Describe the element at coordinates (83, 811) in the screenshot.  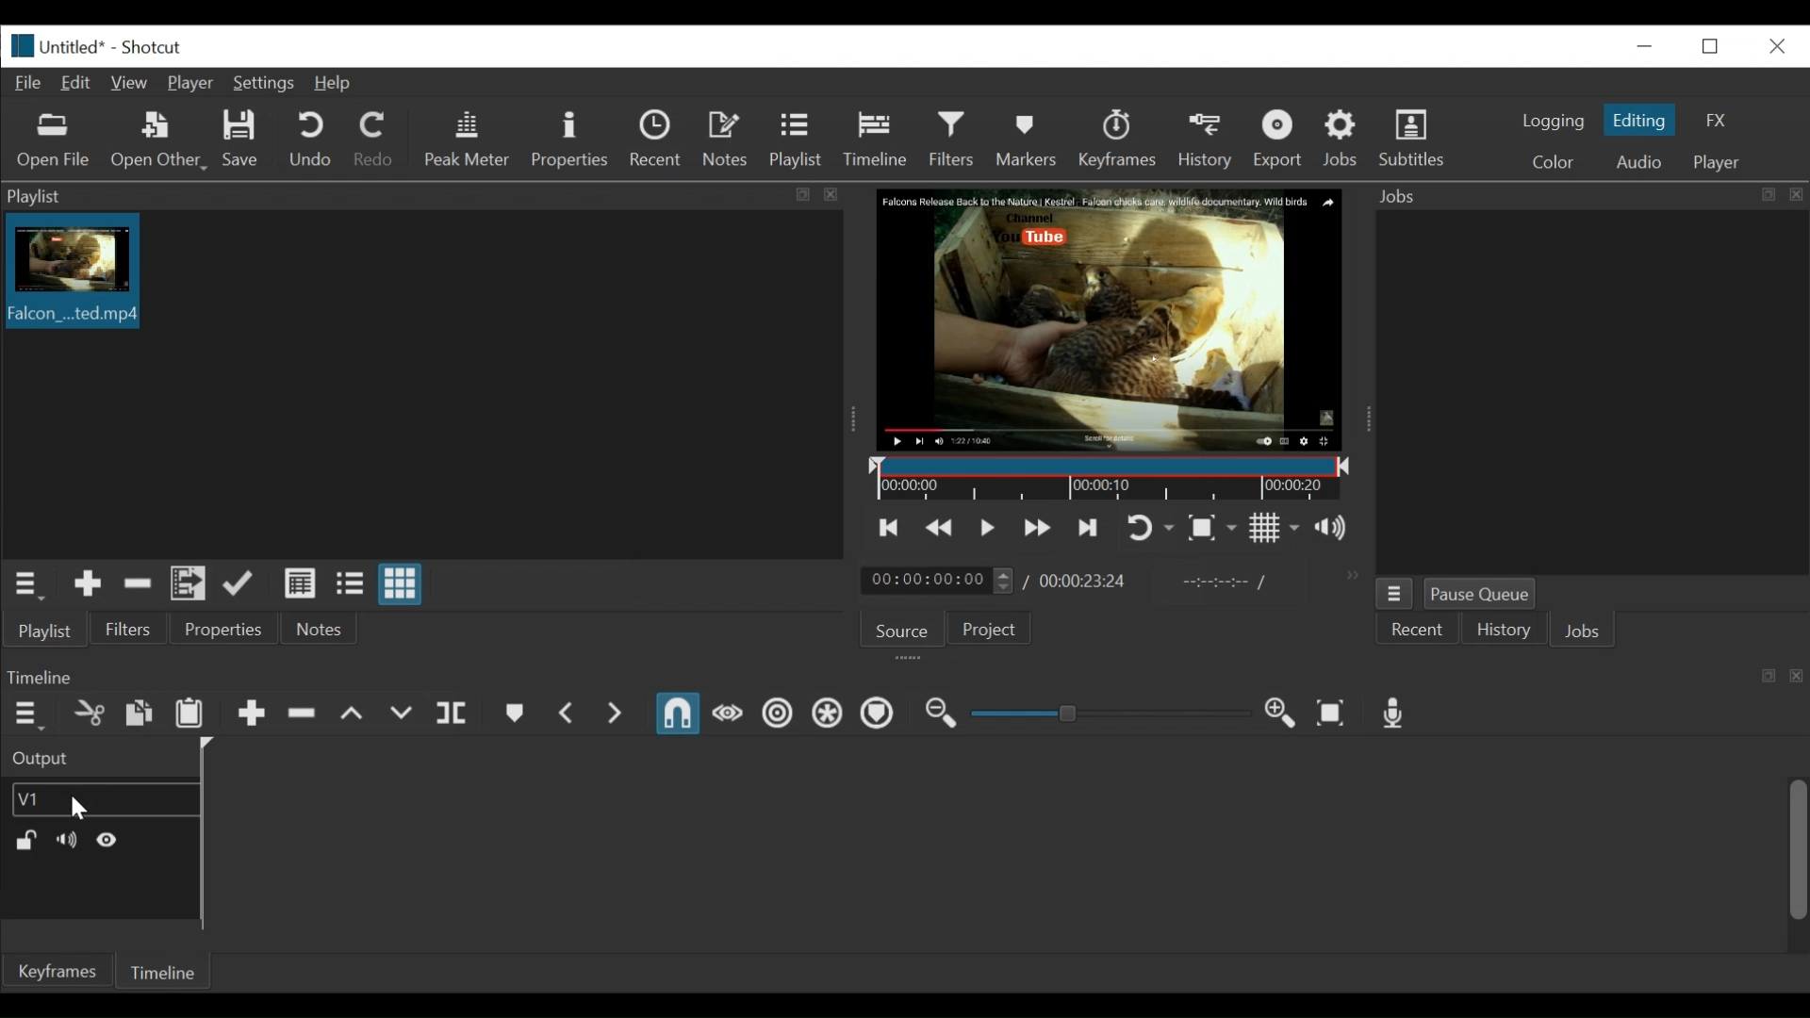
I see `Cursor` at that location.